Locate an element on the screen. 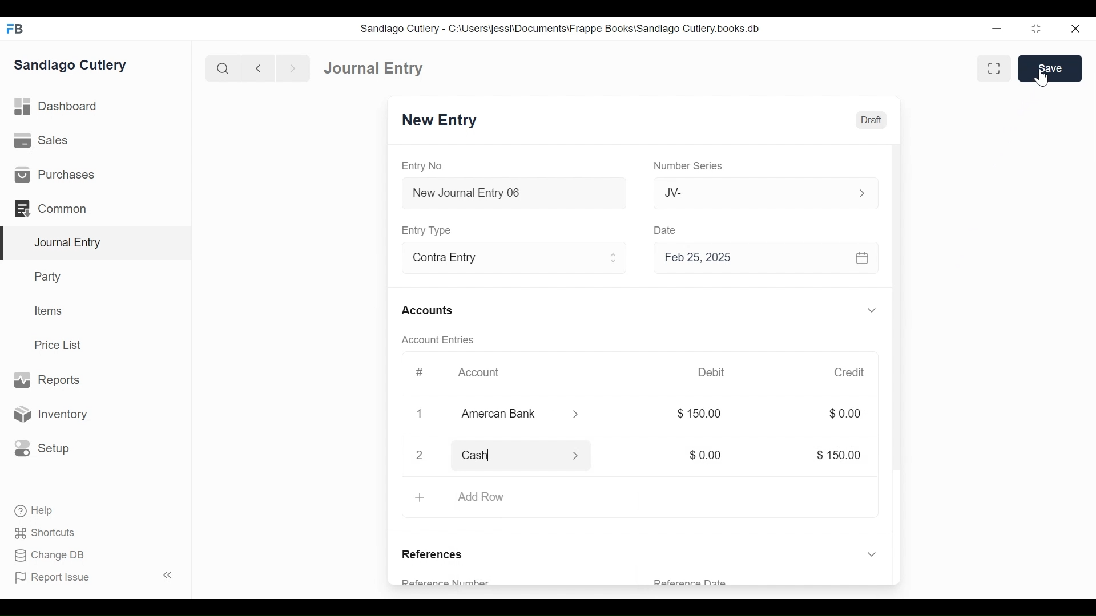  Expand is located at coordinates (872, 513).